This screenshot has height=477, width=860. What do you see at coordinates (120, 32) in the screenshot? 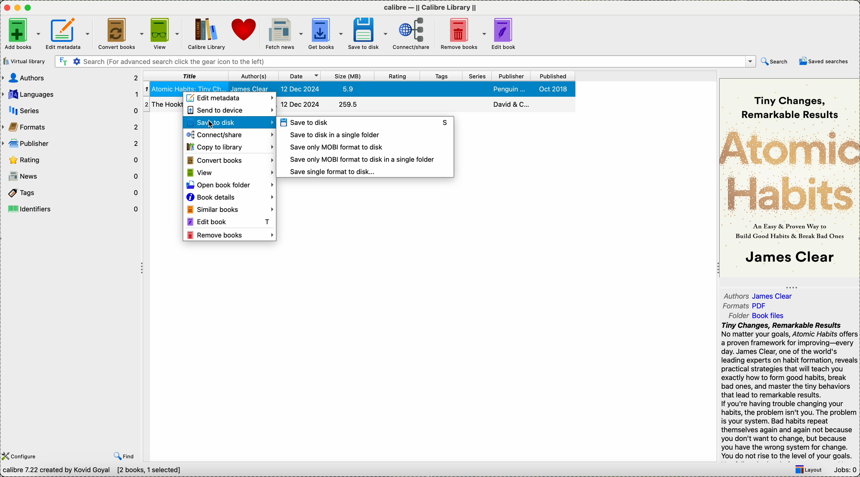
I see `convert books` at bounding box center [120, 32].